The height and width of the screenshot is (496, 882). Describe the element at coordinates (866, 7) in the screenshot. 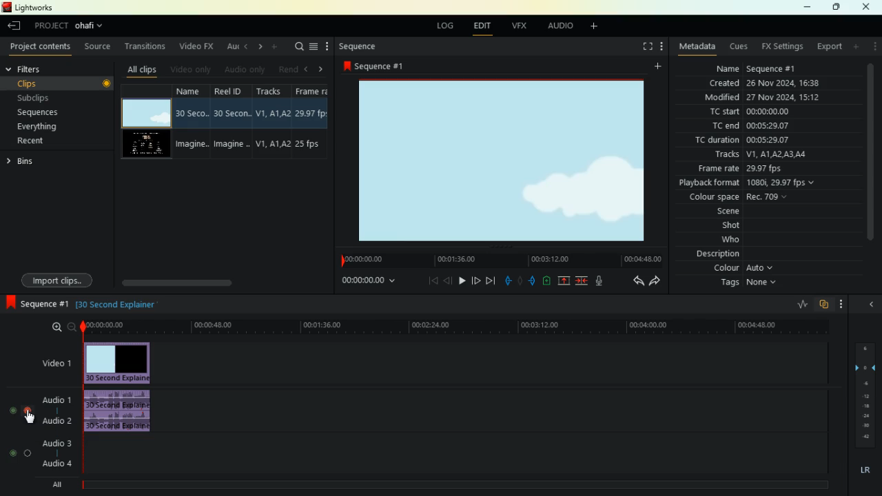

I see `close` at that location.